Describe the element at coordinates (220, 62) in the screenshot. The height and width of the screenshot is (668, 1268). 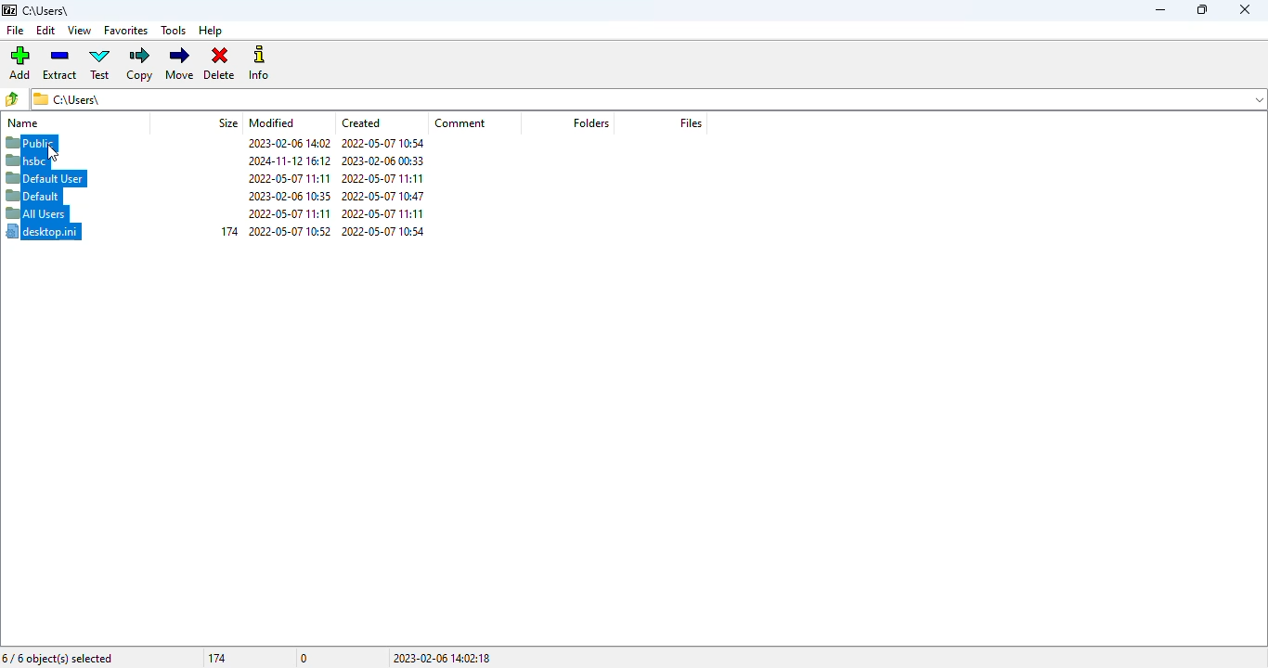
I see `delete` at that location.